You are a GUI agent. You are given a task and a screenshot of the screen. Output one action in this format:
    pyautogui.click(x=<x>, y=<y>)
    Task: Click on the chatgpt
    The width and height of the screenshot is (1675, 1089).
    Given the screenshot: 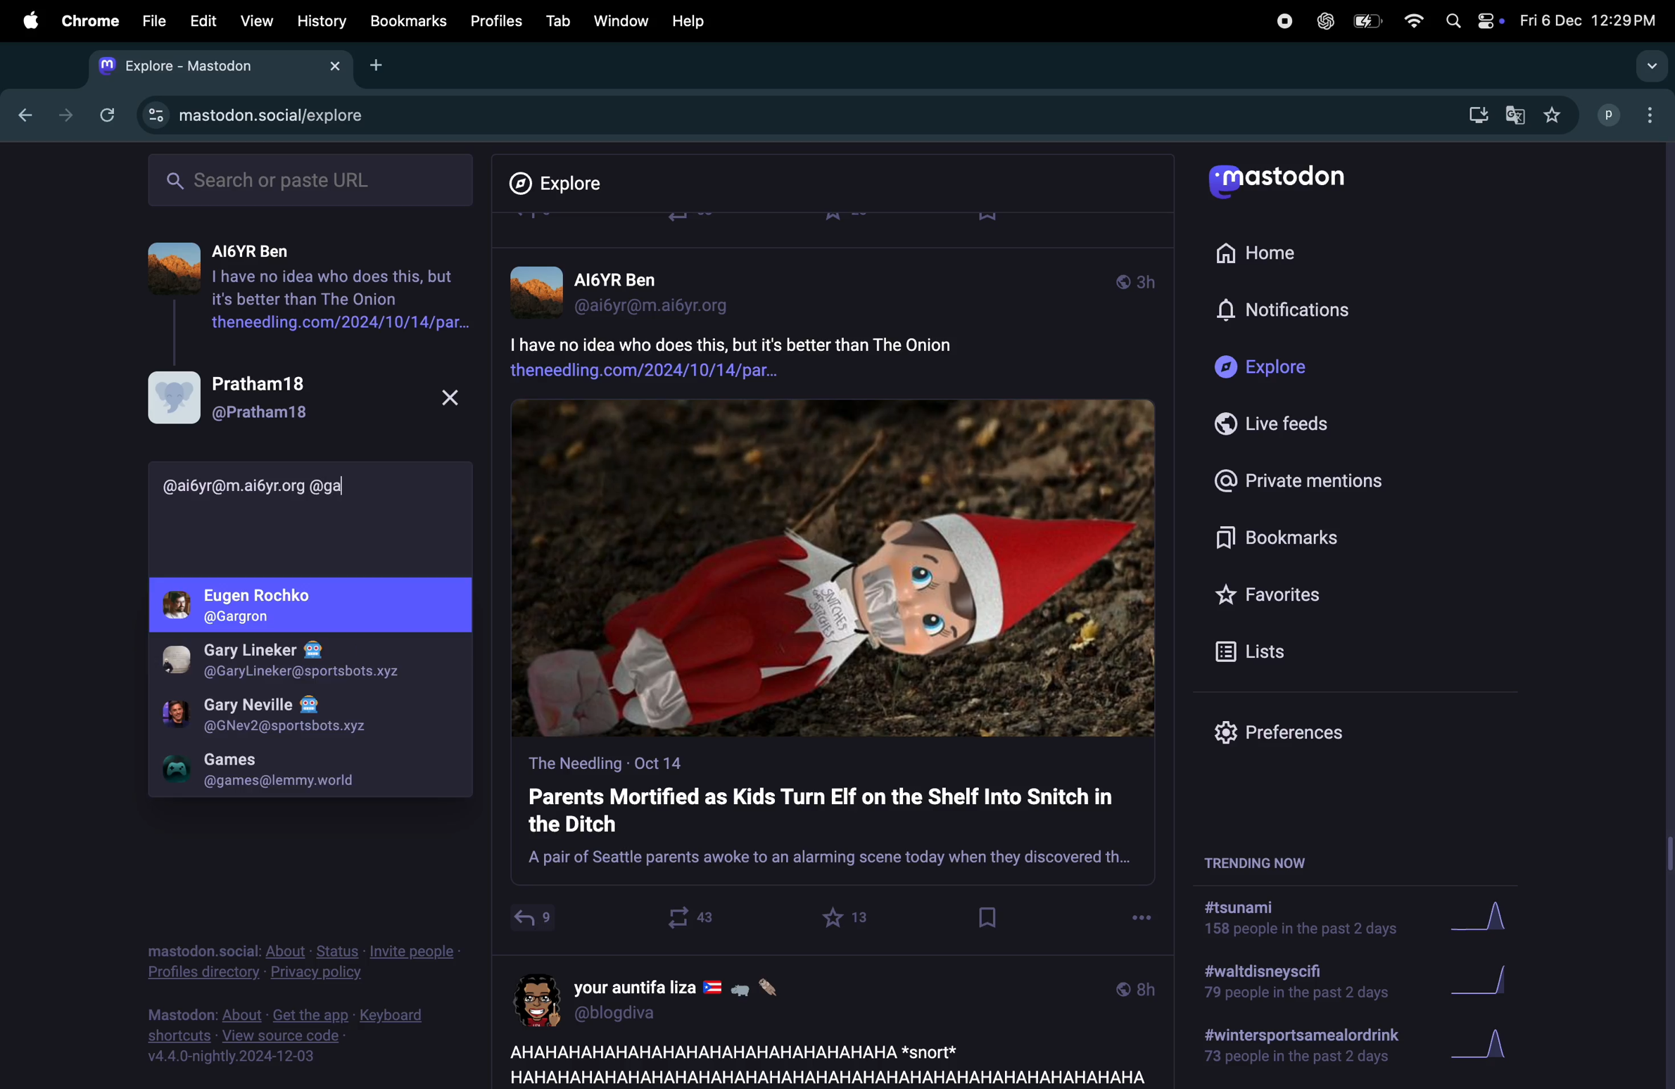 What is the action you would take?
    pyautogui.click(x=1324, y=20)
    